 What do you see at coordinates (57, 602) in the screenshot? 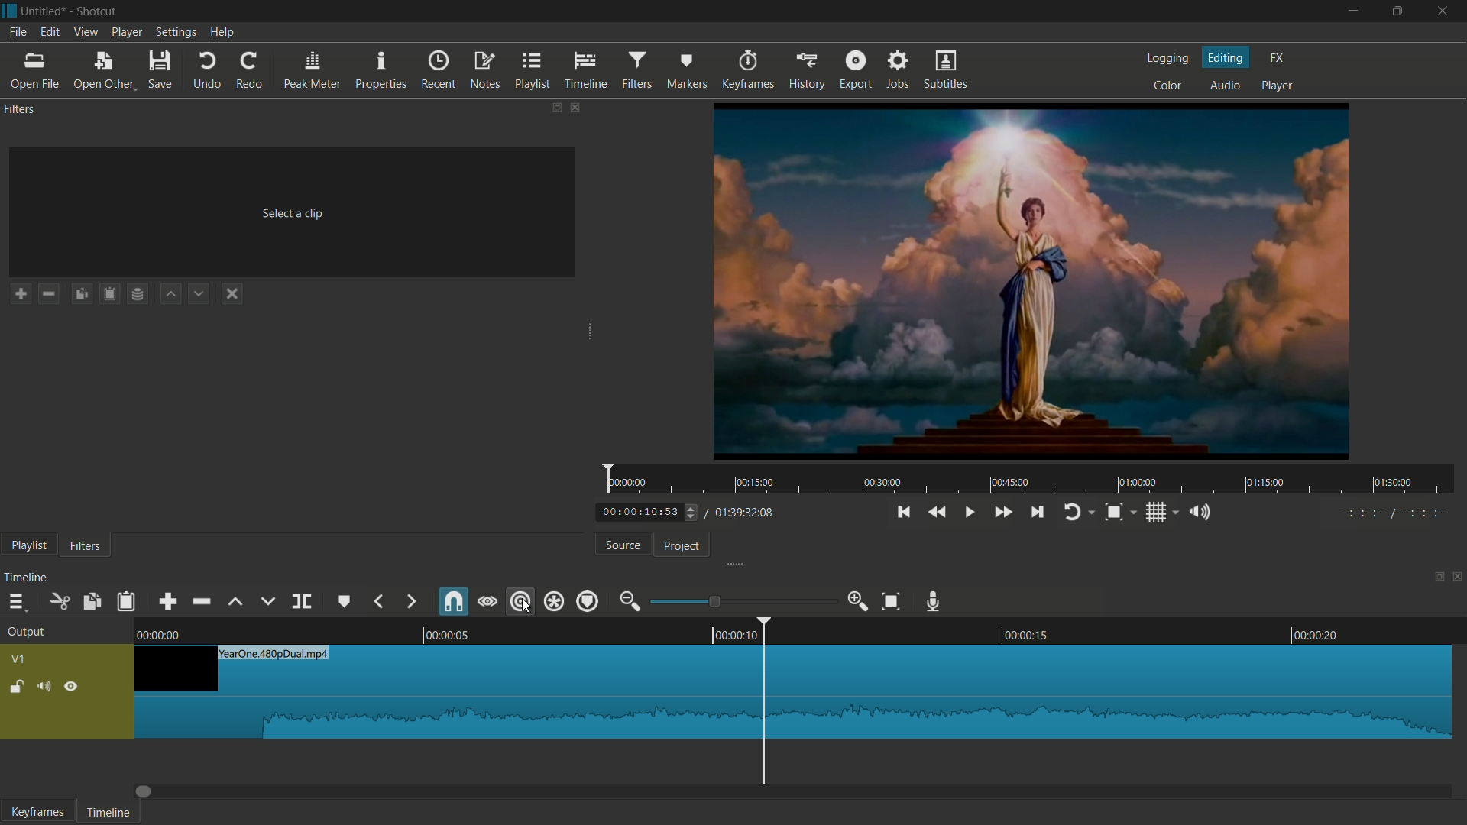
I see `cut` at bounding box center [57, 602].